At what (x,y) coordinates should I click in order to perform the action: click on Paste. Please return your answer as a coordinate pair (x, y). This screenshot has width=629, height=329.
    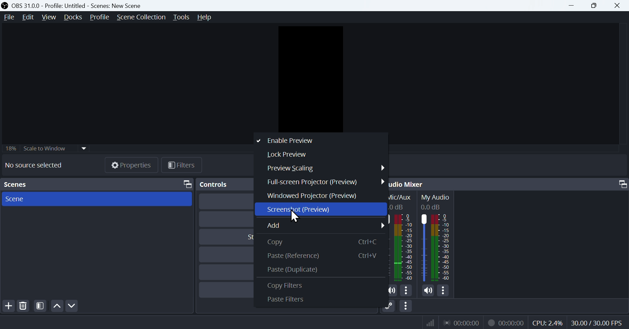
    Looking at the image, I should click on (303, 270).